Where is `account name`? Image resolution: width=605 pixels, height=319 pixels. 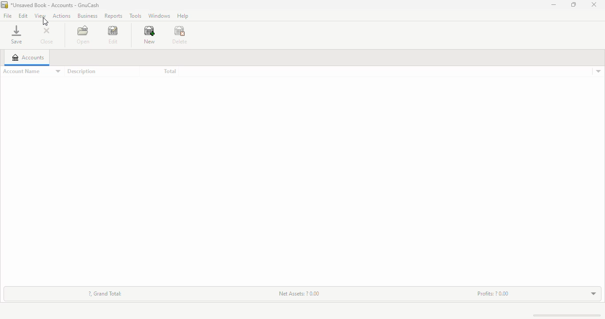 account name is located at coordinates (31, 71).